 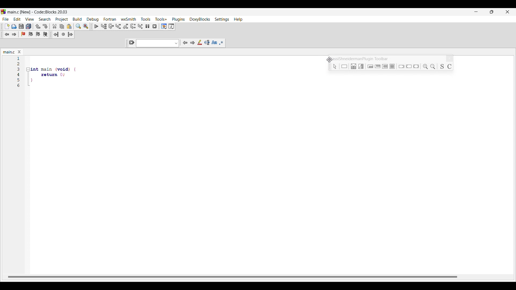 I want to click on Replace, so click(x=86, y=26).